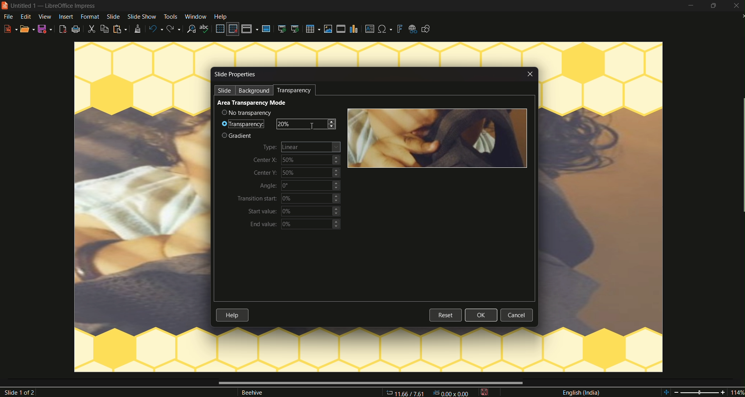  What do you see at coordinates (45, 17) in the screenshot?
I see `view` at bounding box center [45, 17].